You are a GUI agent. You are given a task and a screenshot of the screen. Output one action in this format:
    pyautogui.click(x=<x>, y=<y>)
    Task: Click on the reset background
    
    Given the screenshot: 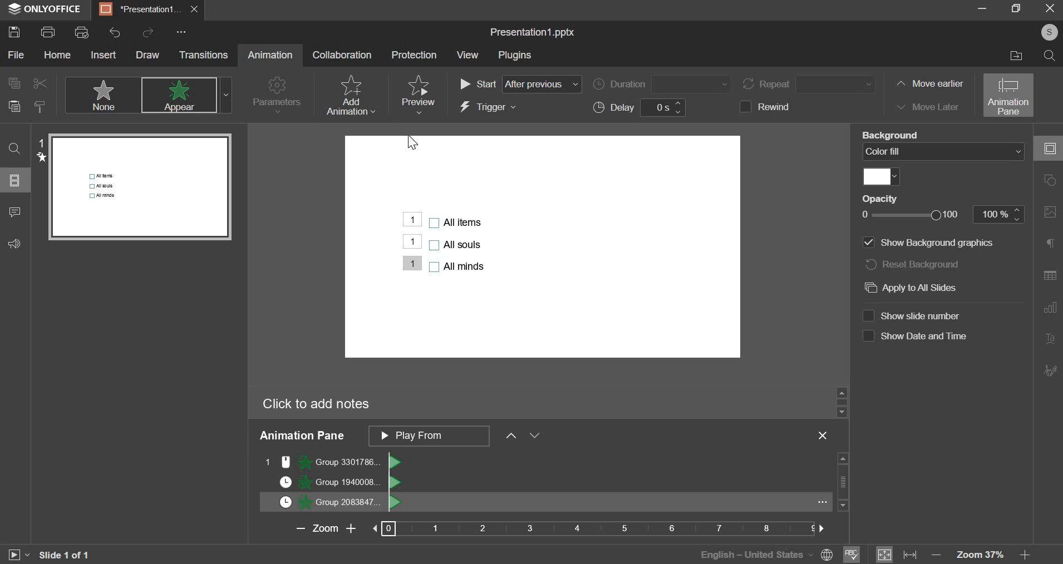 What is the action you would take?
    pyautogui.click(x=920, y=265)
    